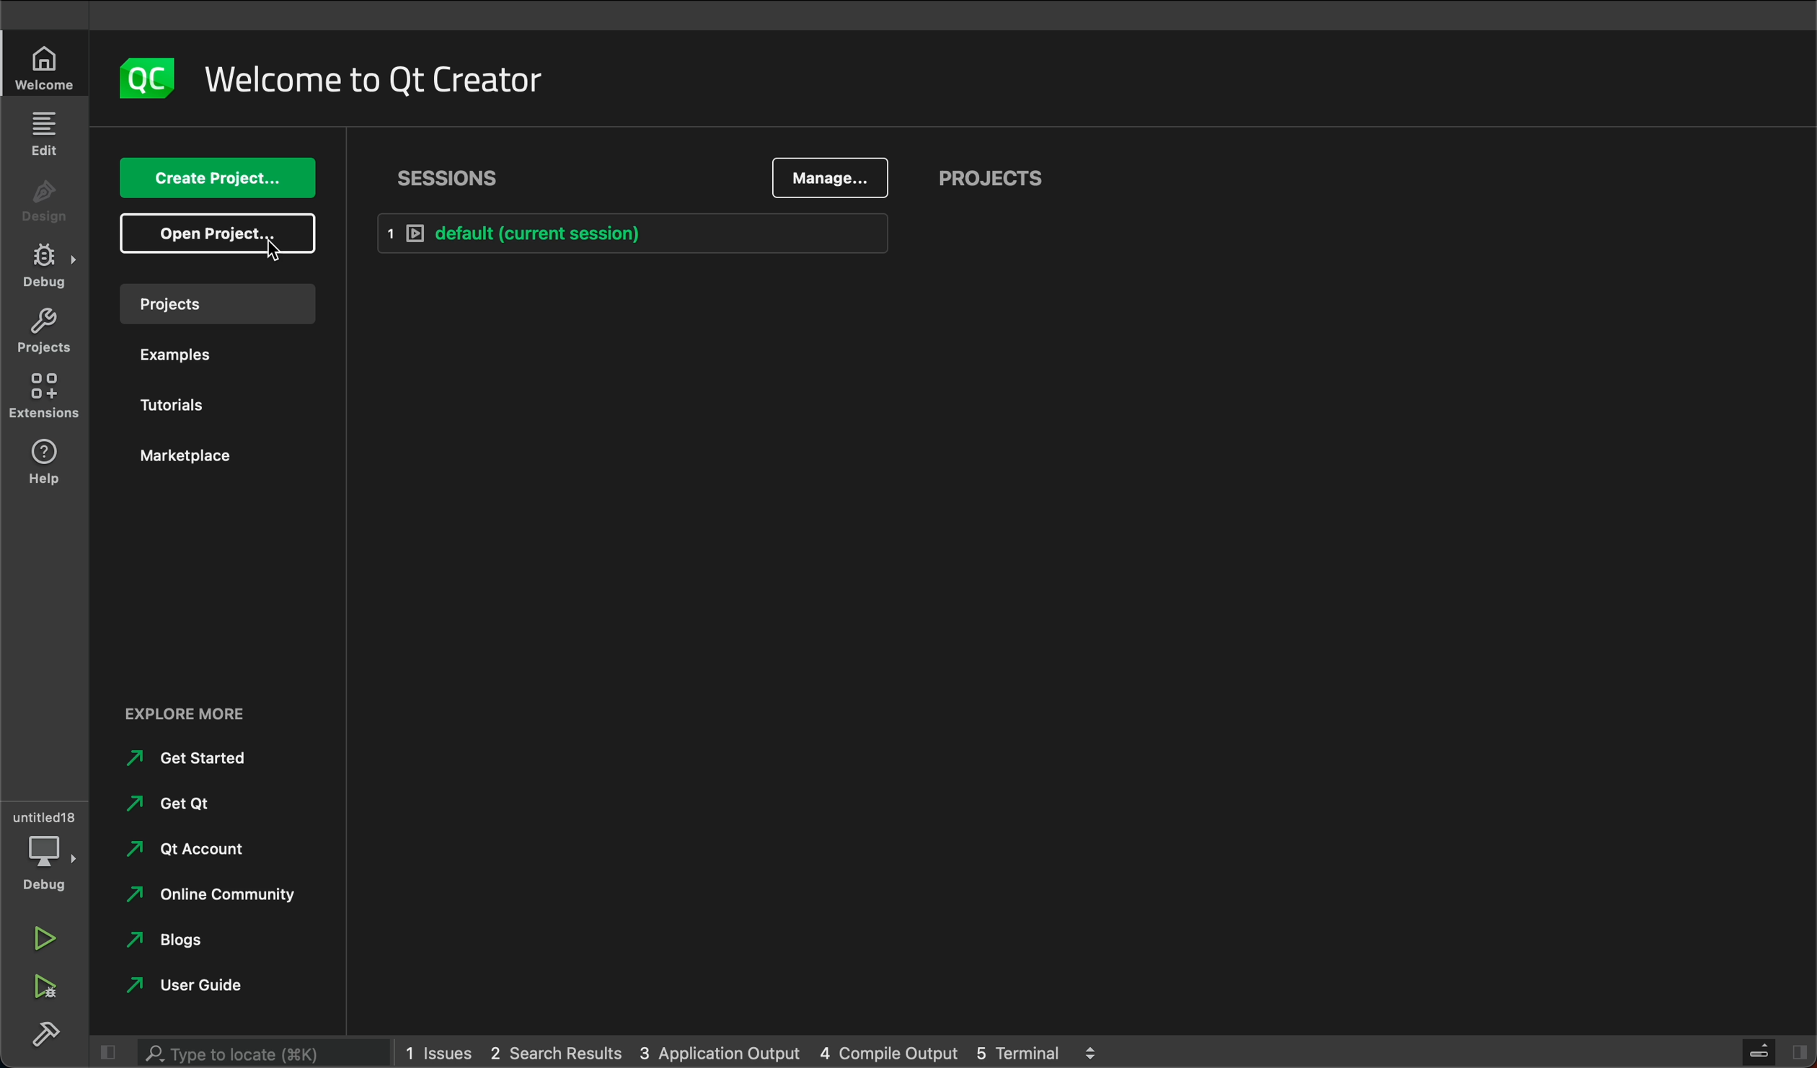 The image size is (1817, 1068). What do you see at coordinates (554, 1052) in the screenshot?
I see `2 Search Results` at bounding box center [554, 1052].